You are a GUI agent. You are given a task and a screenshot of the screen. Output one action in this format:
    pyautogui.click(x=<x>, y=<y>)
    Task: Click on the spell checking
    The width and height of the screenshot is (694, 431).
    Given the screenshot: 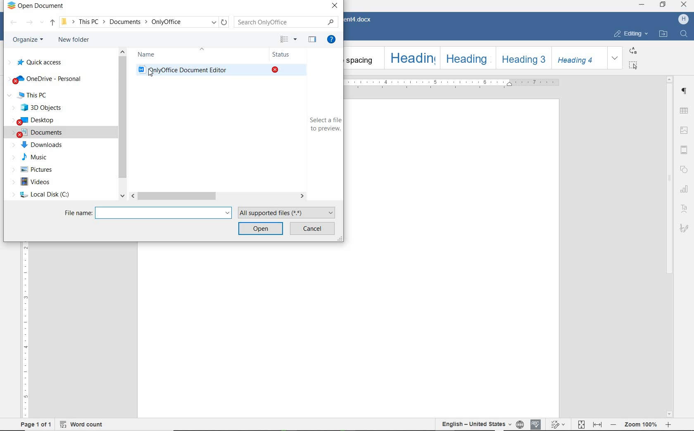 What is the action you would take?
    pyautogui.click(x=537, y=424)
    